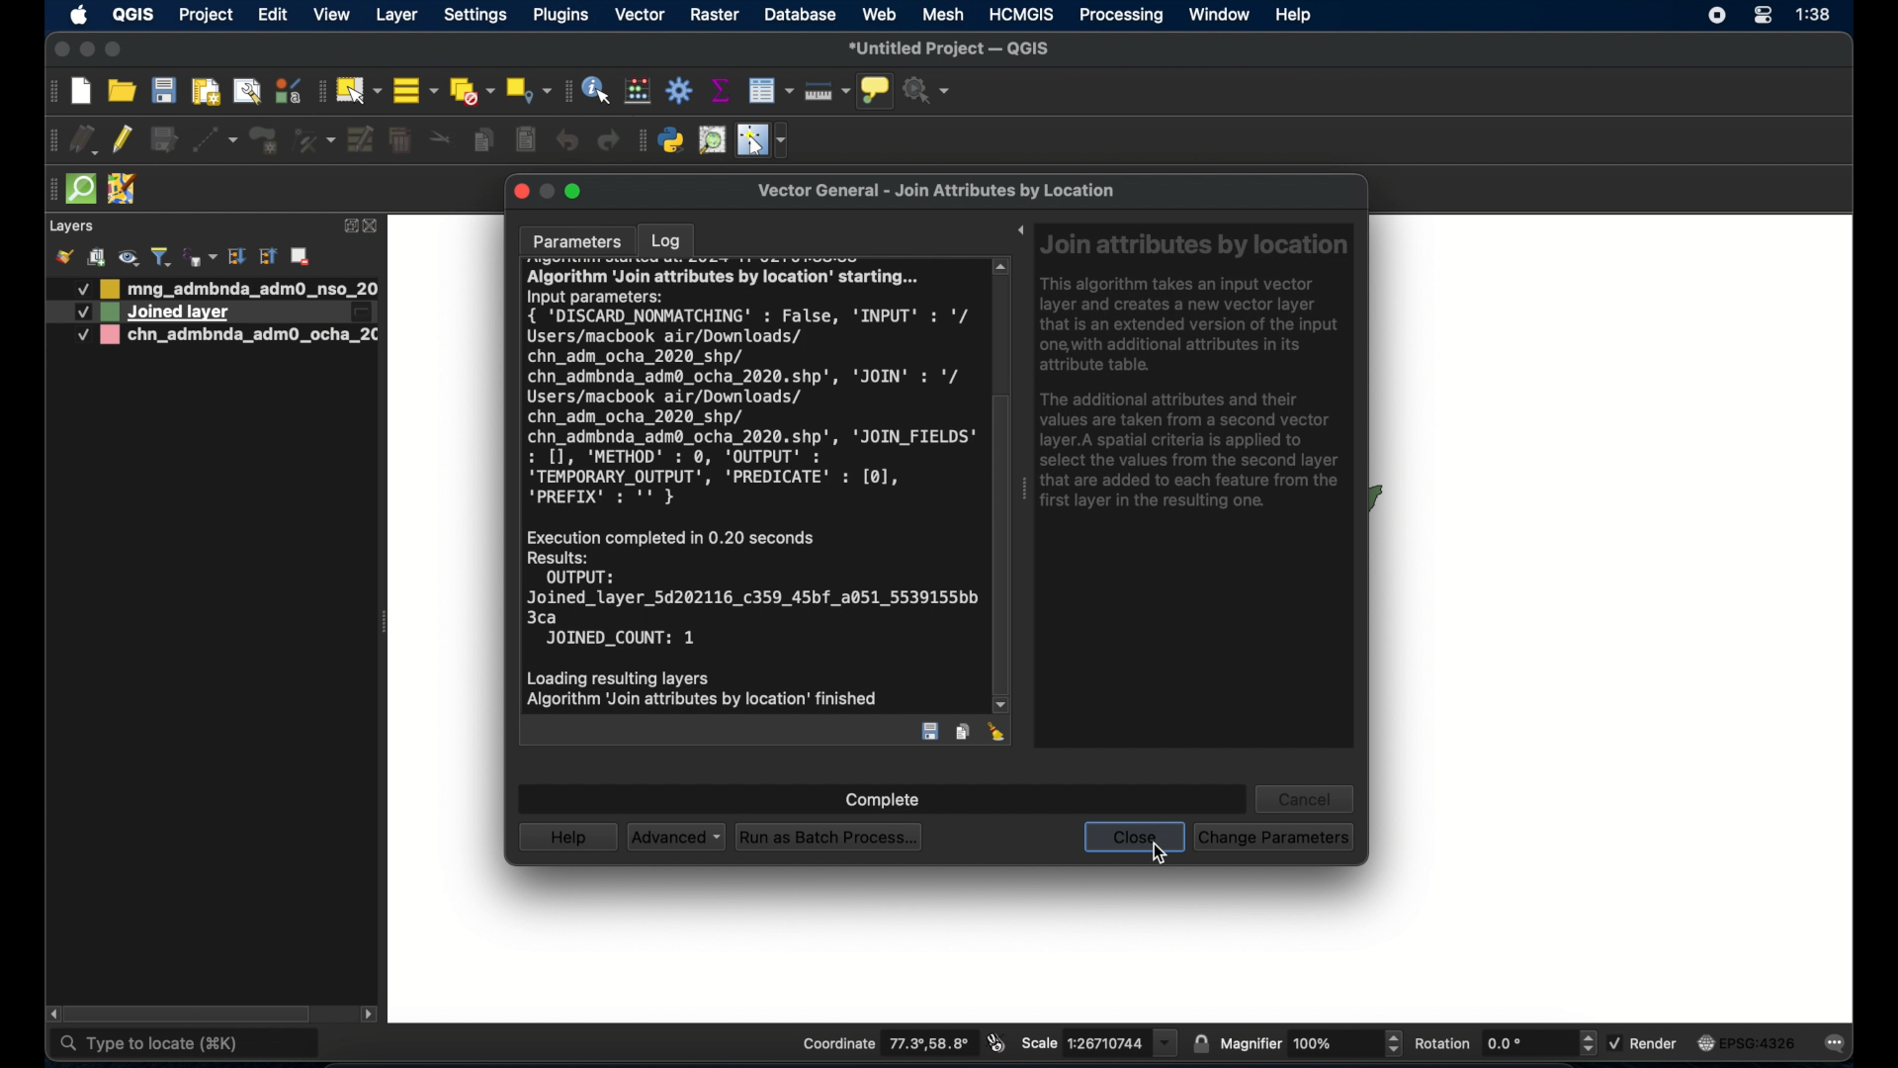 This screenshot has width=1898, height=1068. Describe the element at coordinates (942, 14) in the screenshot. I see `mesh` at that location.